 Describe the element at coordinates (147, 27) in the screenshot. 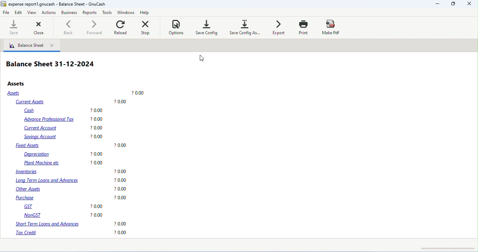

I see `stop` at that location.